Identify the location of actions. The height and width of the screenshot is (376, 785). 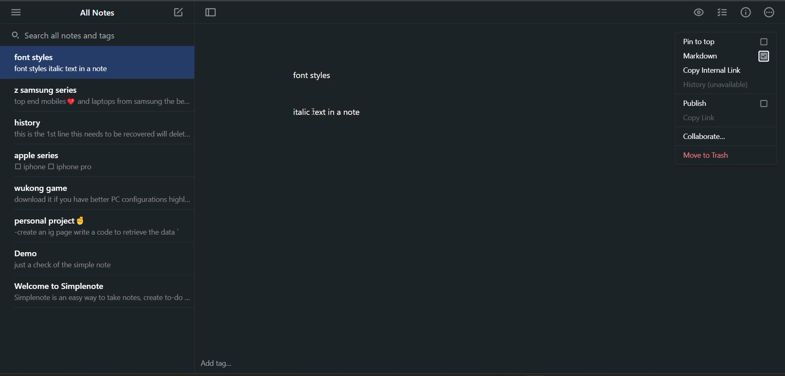
(772, 11).